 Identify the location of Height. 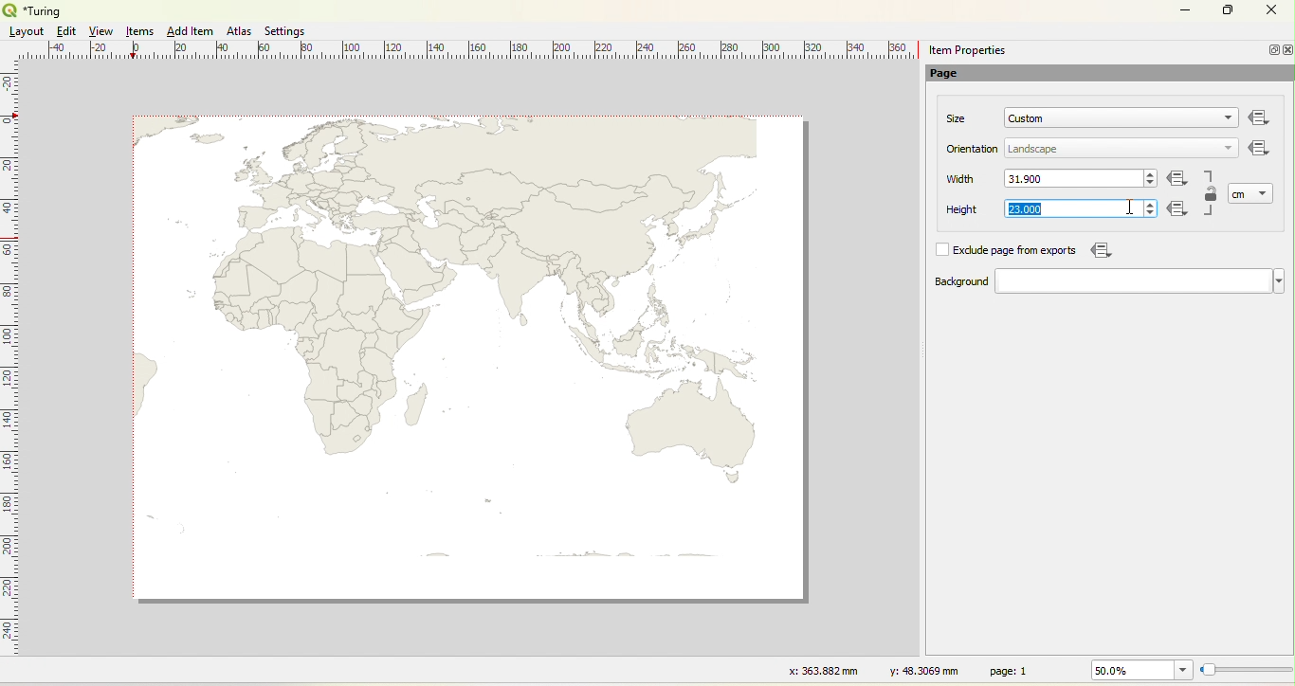
(950, 210).